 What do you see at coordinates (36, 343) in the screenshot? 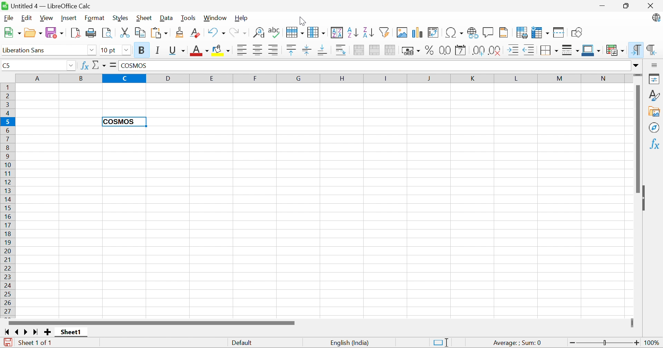
I see `Sheet 1 of 1` at bounding box center [36, 343].